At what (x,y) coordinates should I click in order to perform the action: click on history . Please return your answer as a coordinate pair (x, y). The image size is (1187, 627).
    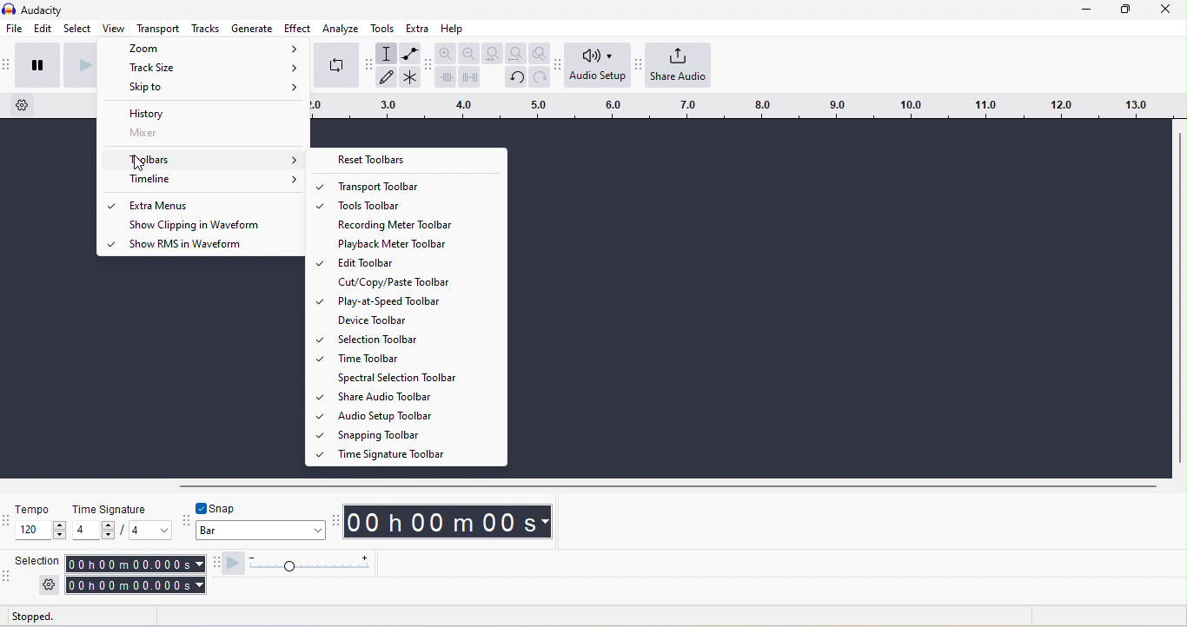
    Looking at the image, I should click on (203, 111).